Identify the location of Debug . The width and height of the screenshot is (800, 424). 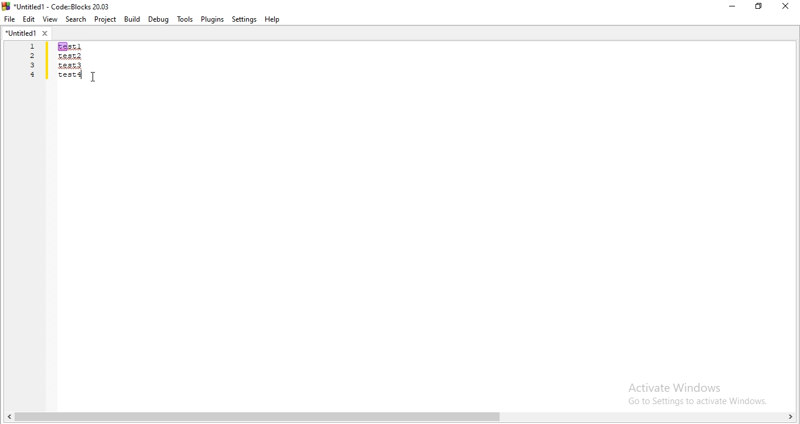
(158, 18).